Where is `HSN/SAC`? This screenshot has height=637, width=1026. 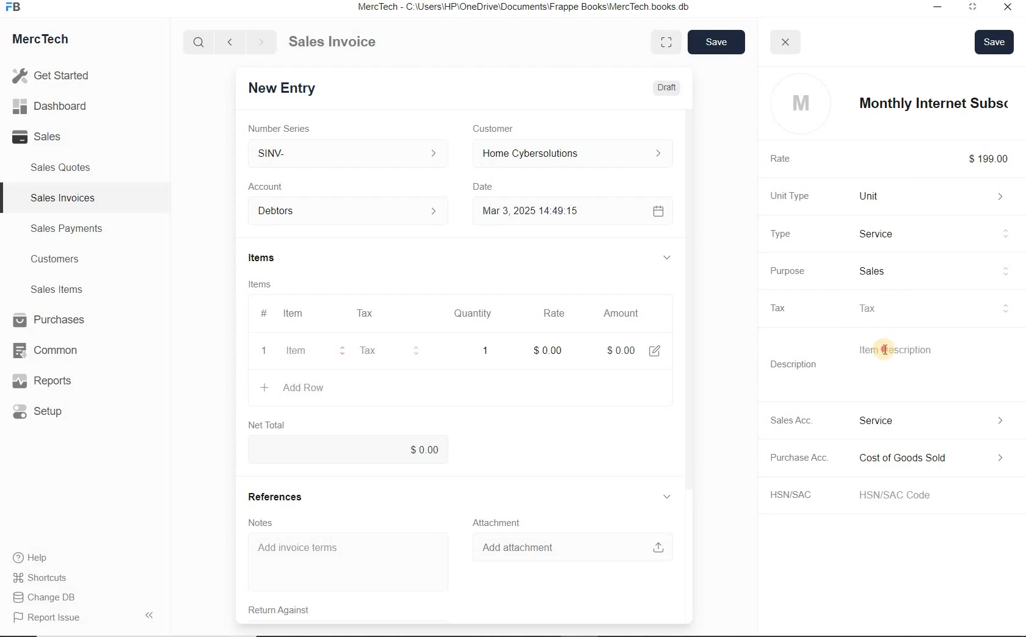
HSN/SAC is located at coordinates (791, 495).